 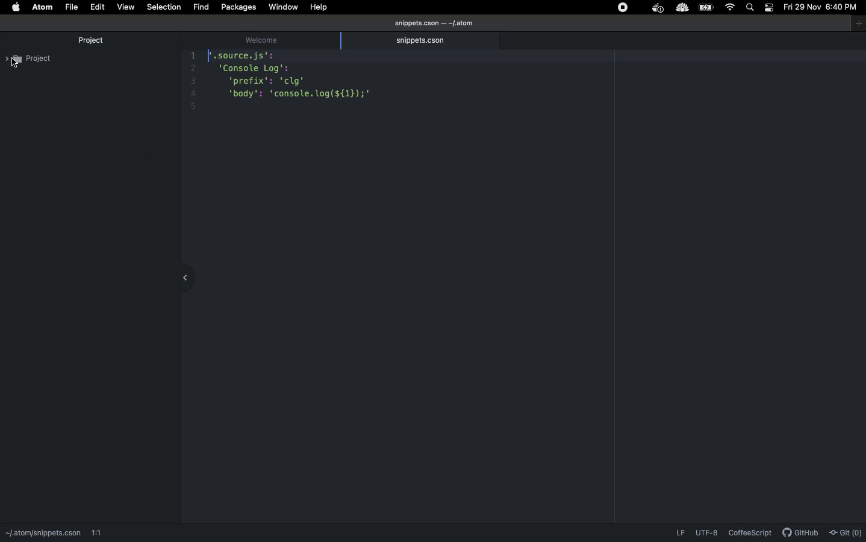 I want to click on UTF-8, so click(x=705, y=532).